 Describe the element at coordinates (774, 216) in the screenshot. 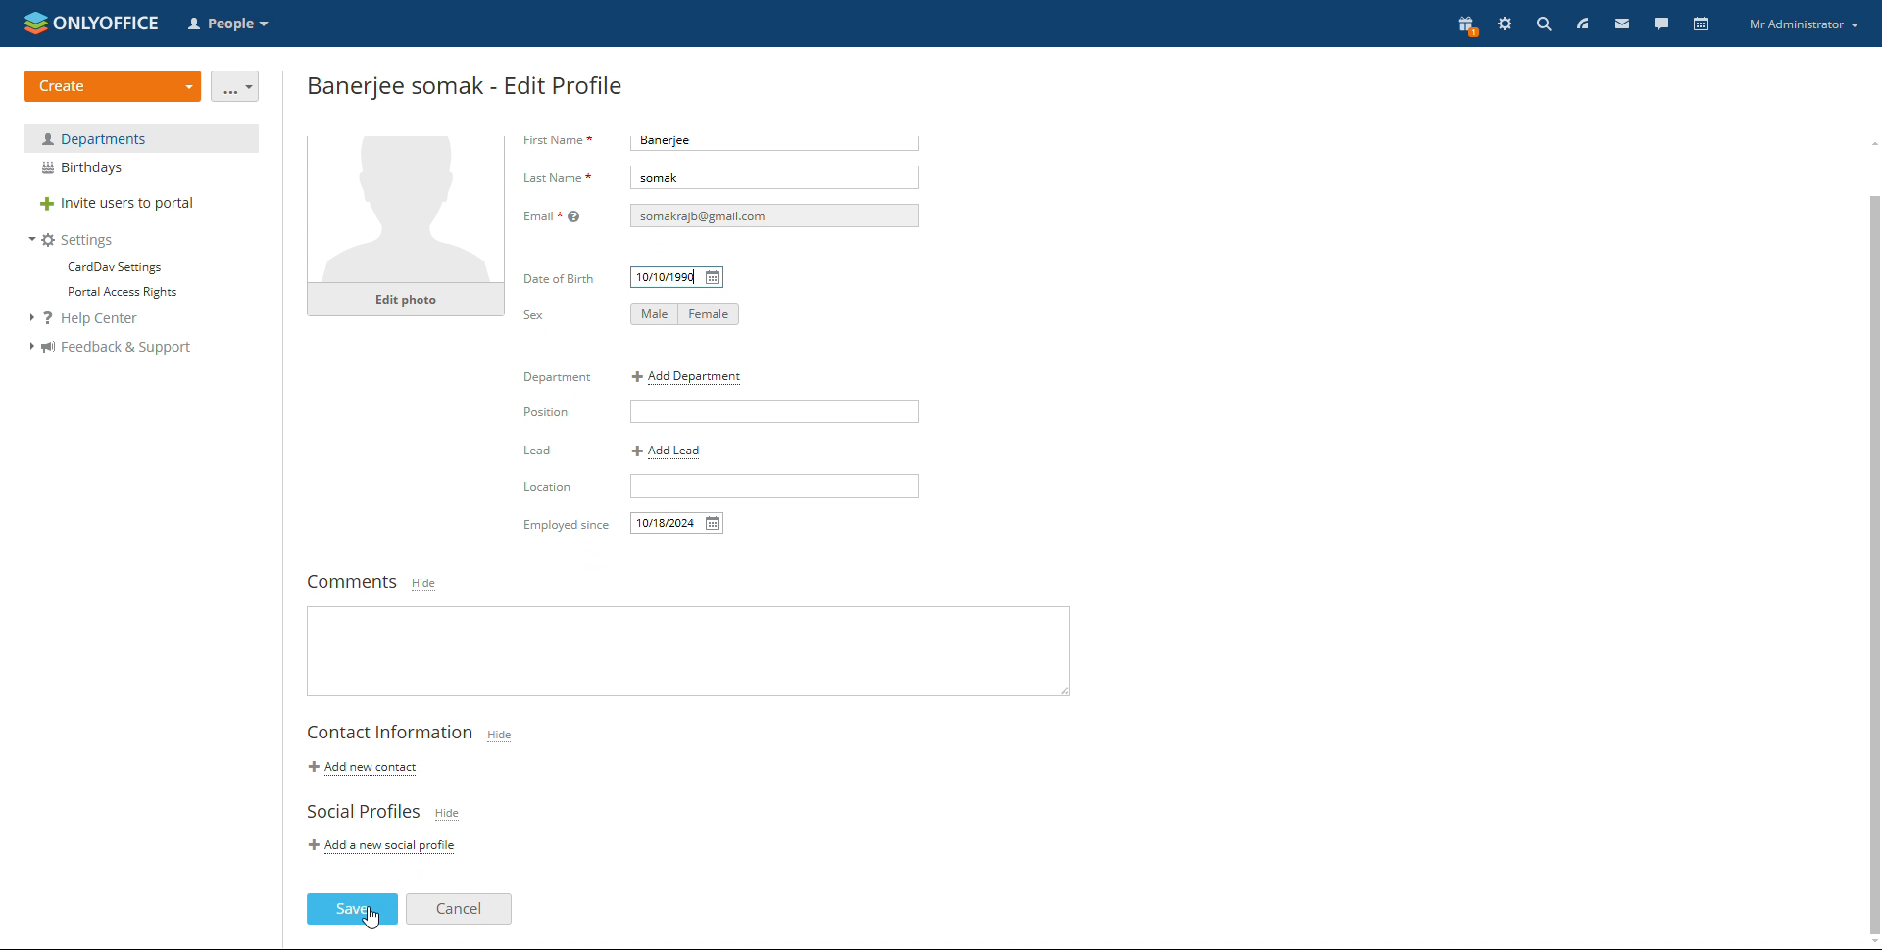

I see `email` at that location.